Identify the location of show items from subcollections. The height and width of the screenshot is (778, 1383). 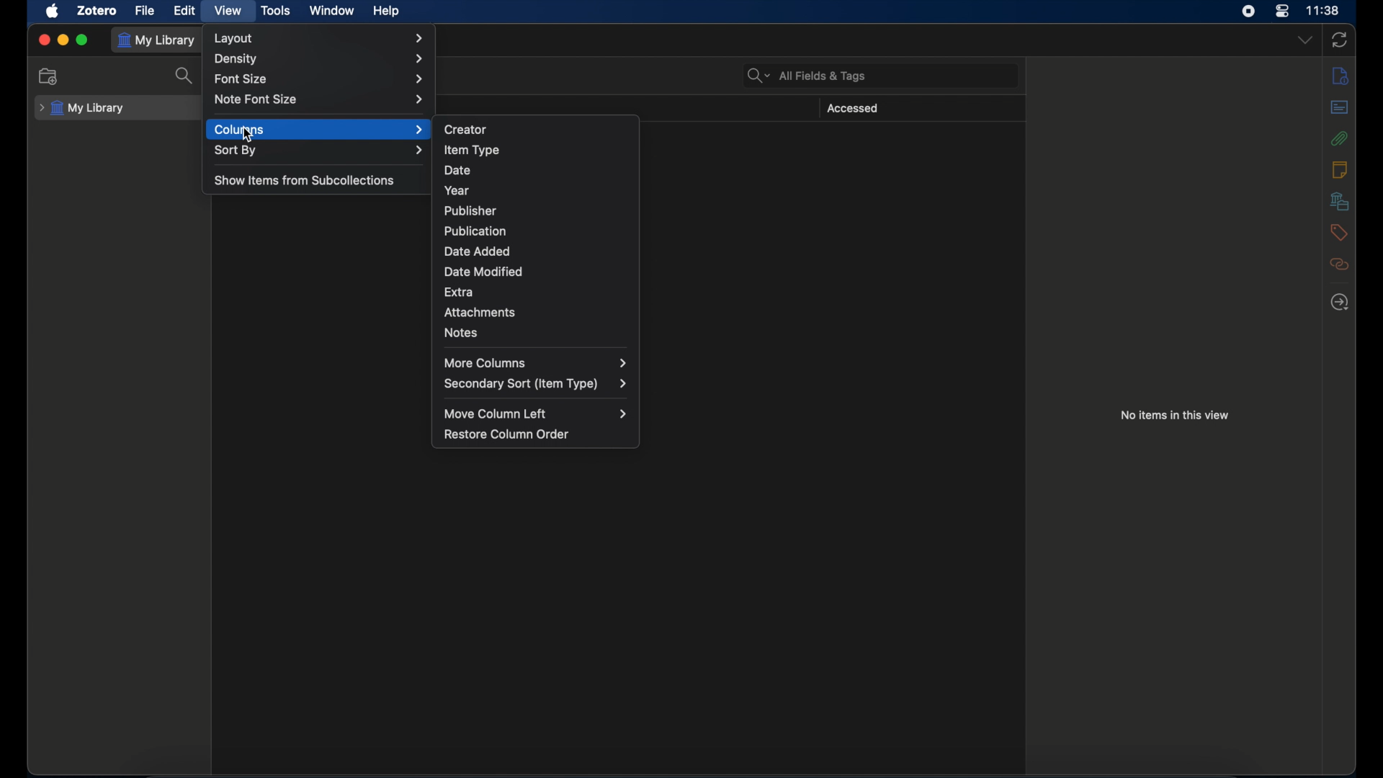
(304, 180).